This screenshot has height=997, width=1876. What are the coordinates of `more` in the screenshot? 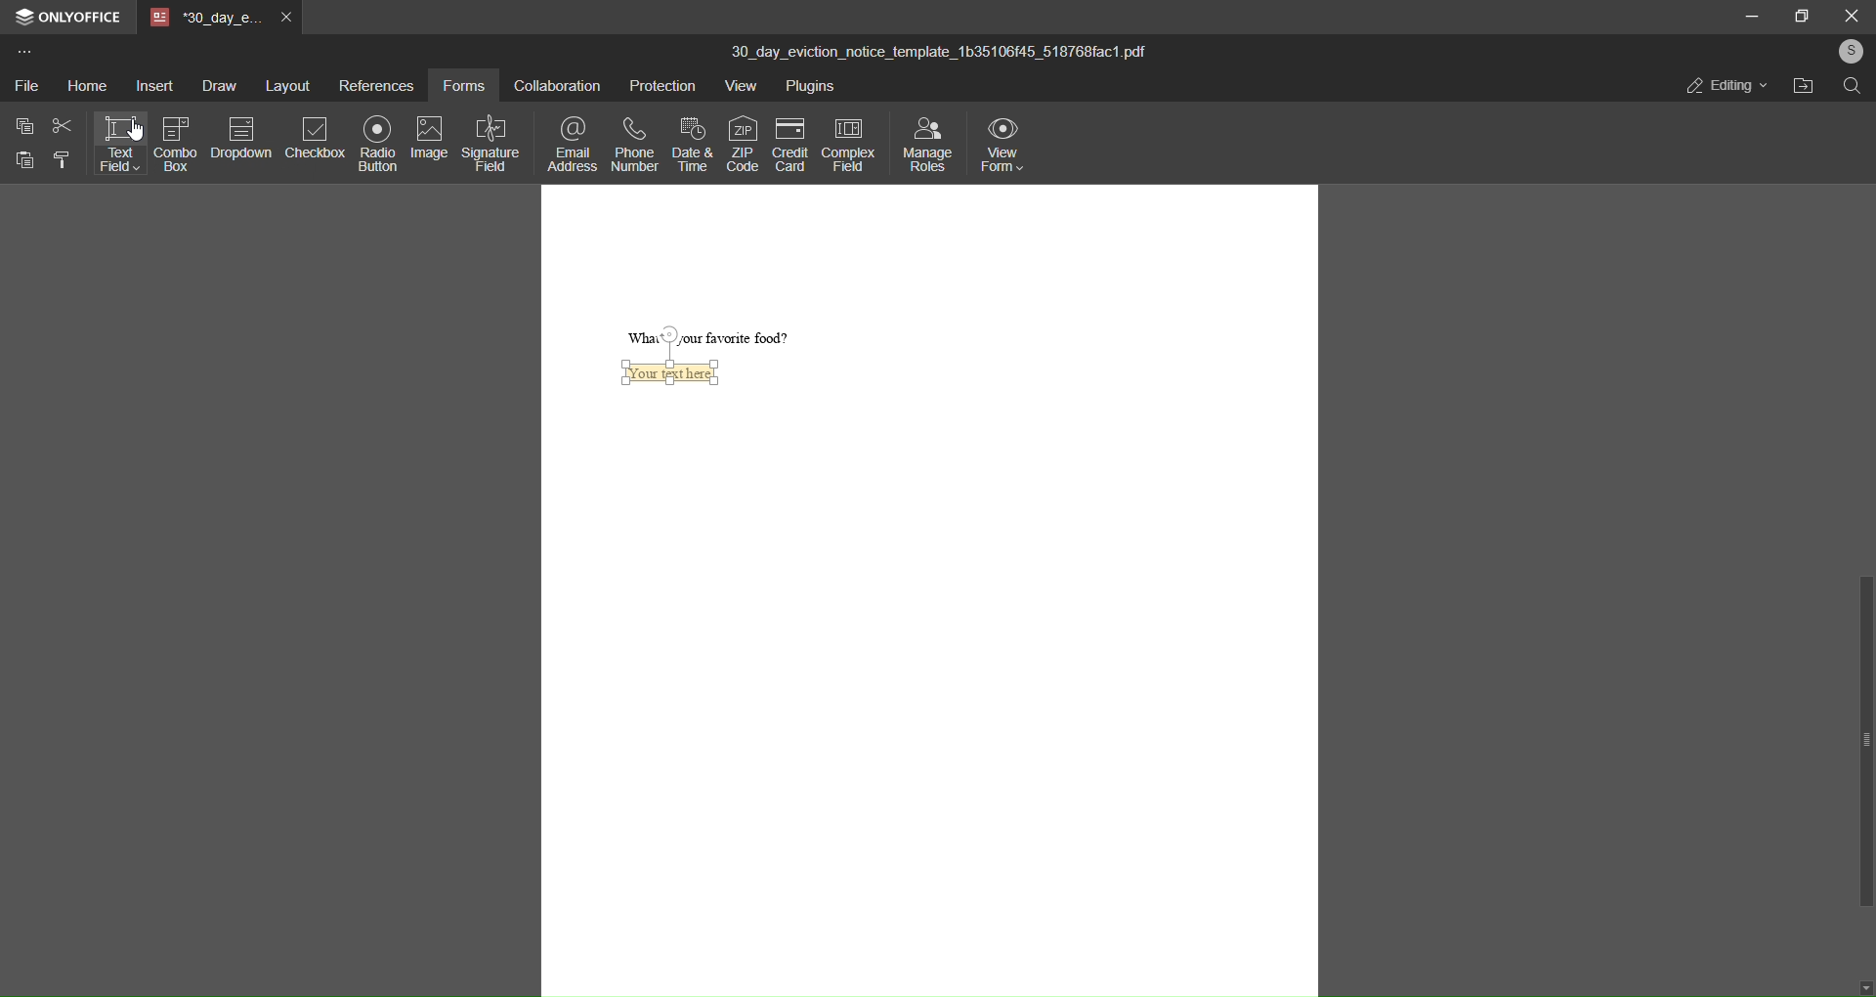 It's located at (23, 55).